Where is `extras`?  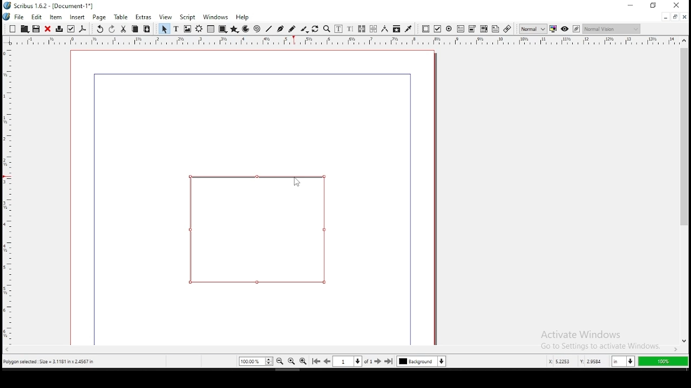
extras is located at coordinates (143, 17).